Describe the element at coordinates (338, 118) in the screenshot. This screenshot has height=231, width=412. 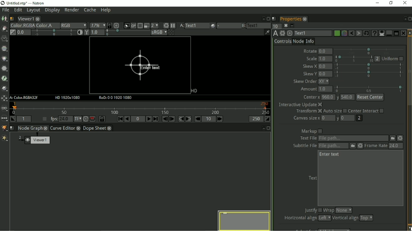
I see `y` at that location.